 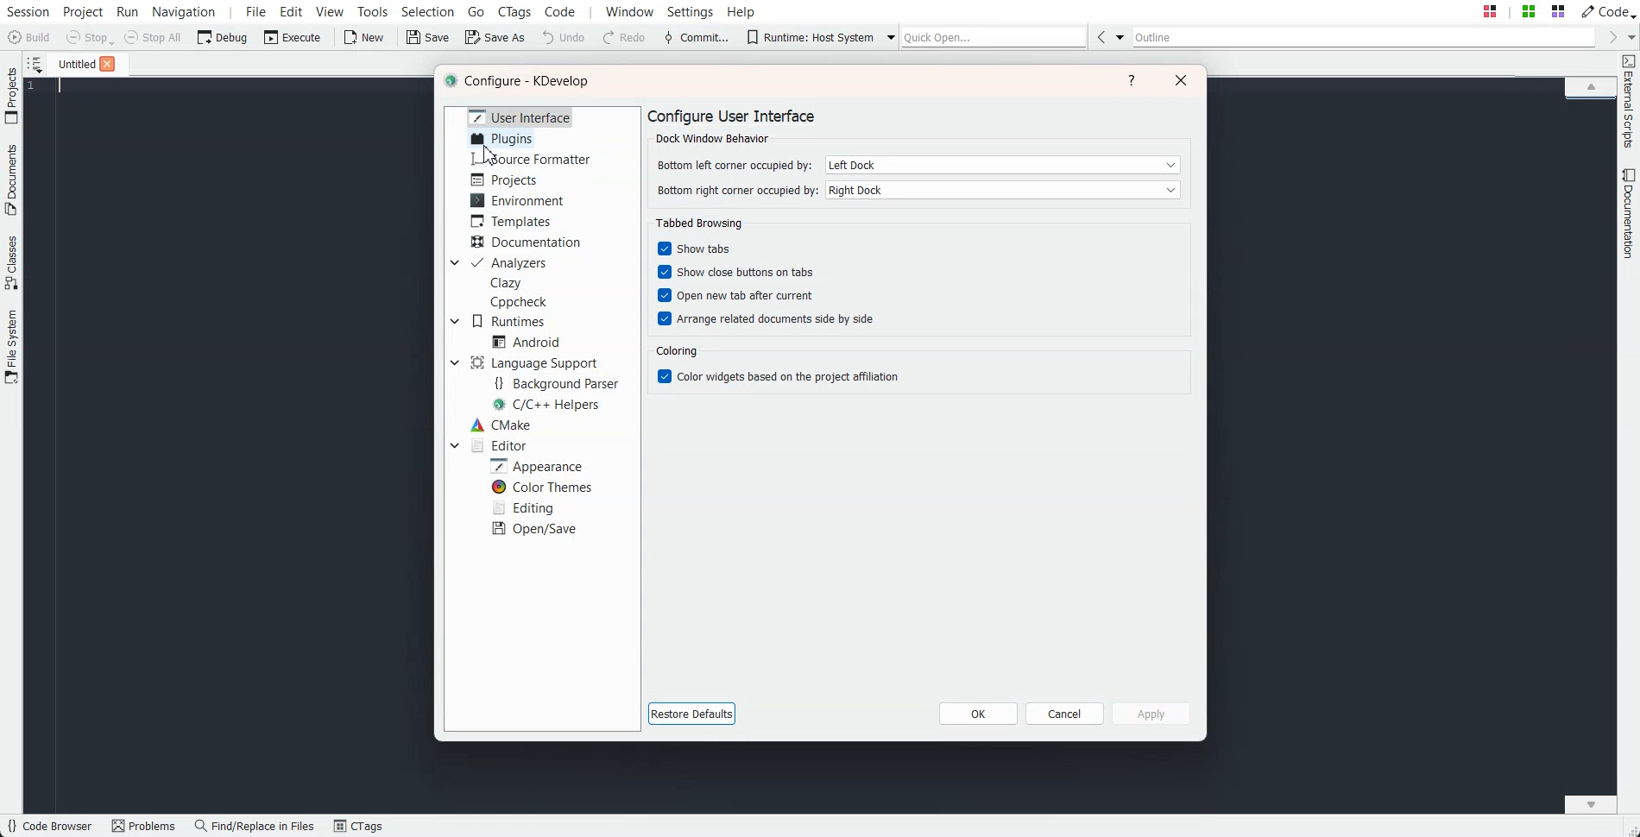 I want to click on Go forward, so click(x=1610, y=37).